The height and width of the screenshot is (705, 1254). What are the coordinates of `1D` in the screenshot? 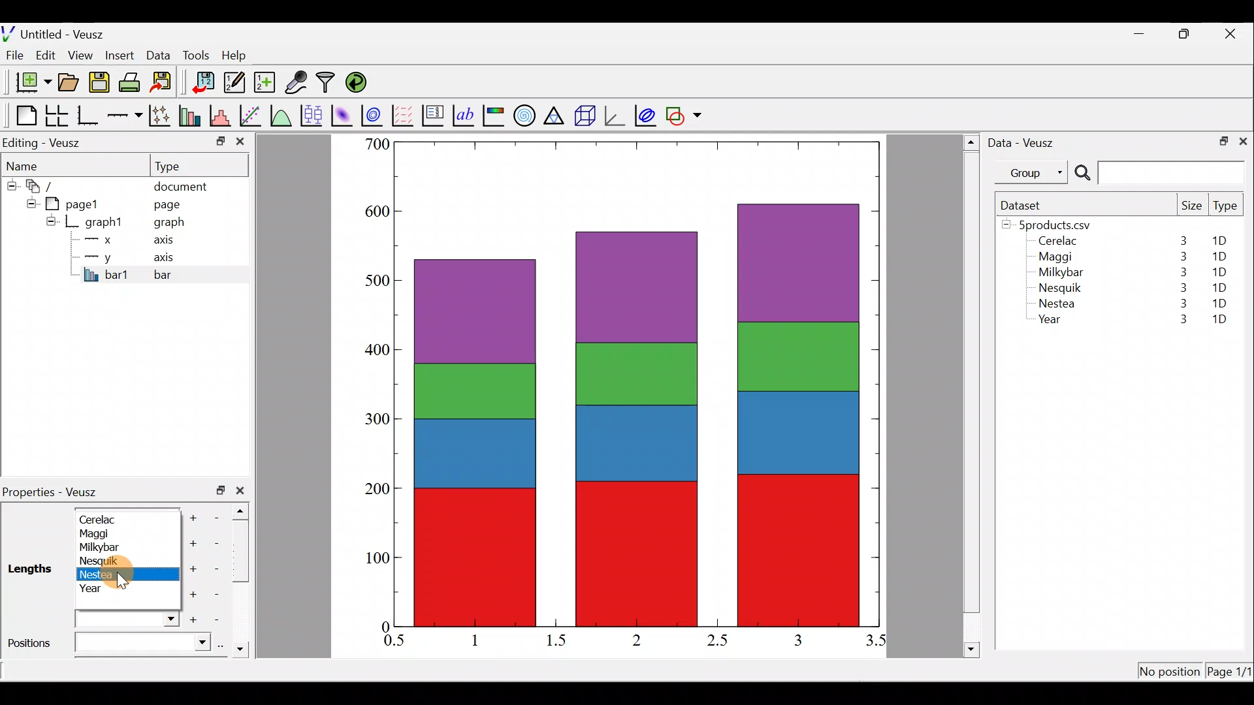 It's located at (1221, 285).